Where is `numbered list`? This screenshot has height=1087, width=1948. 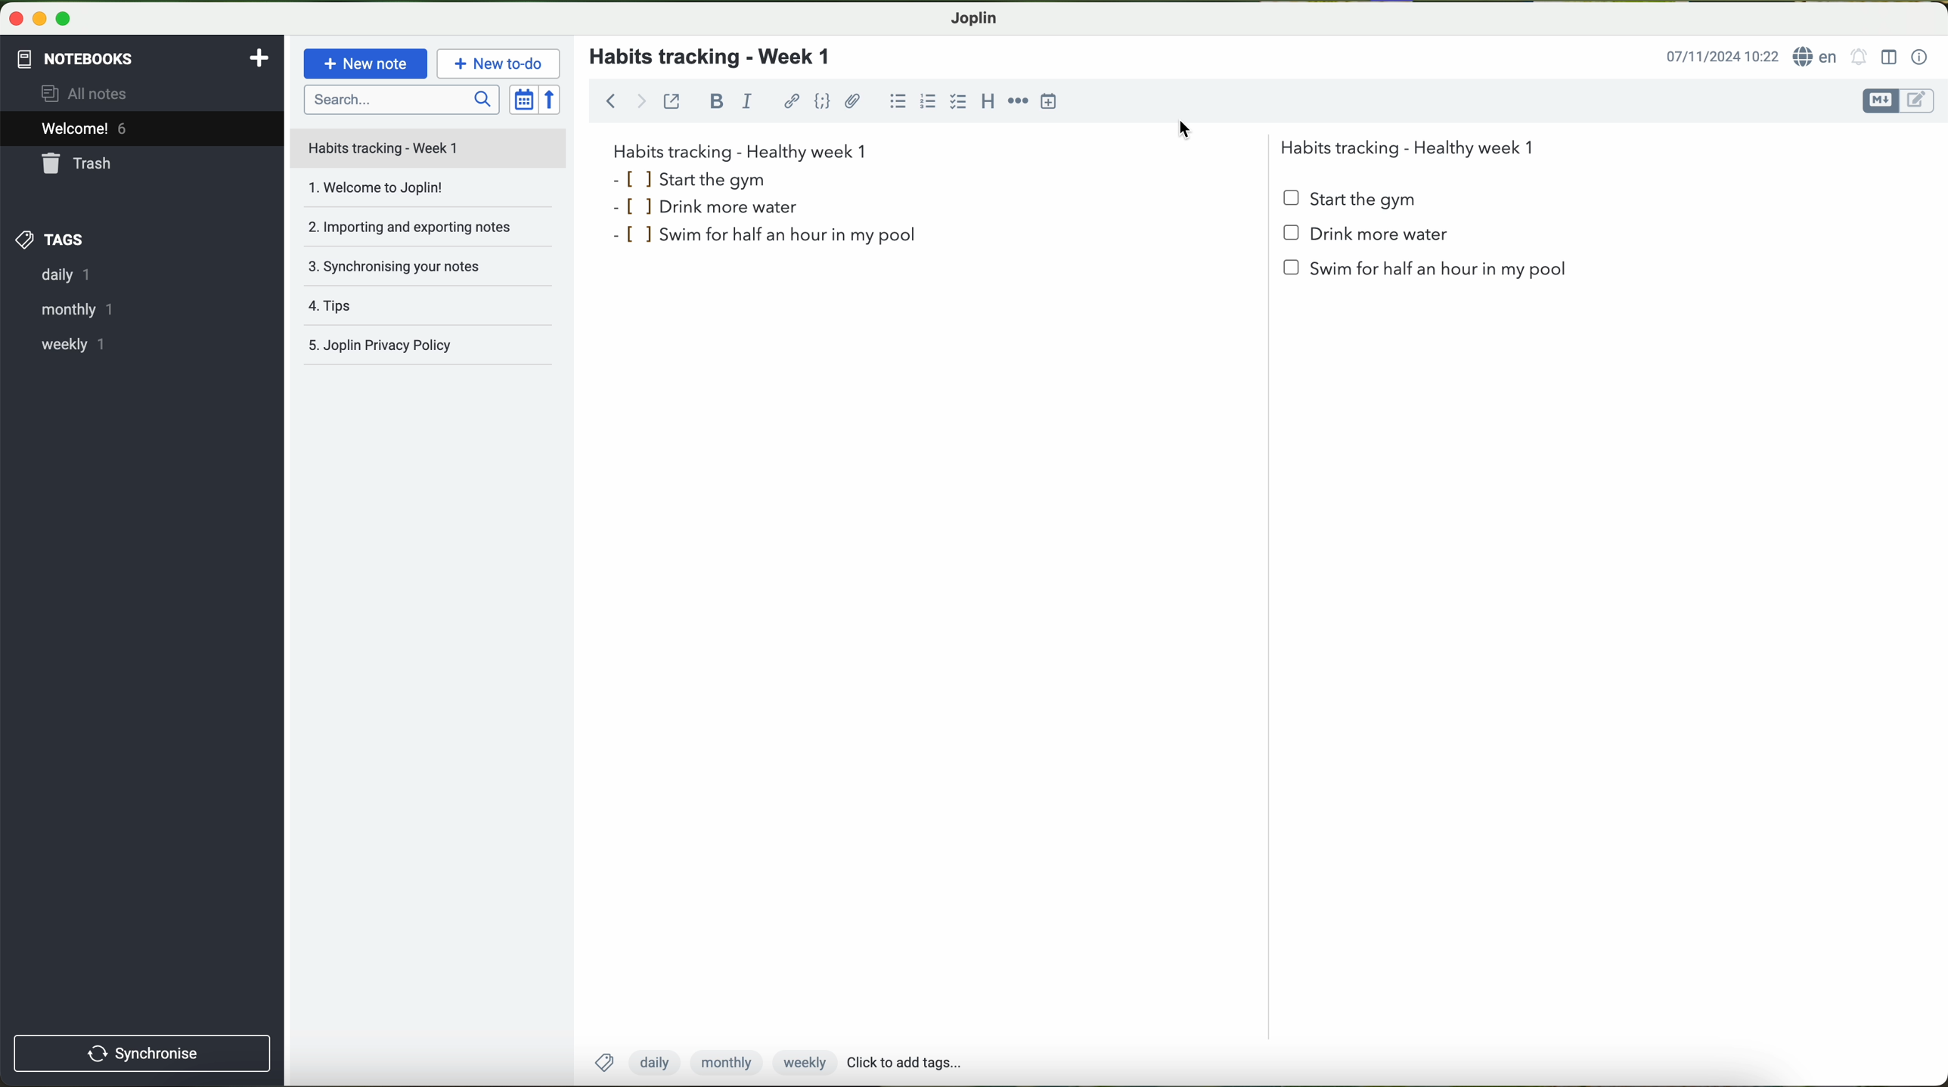 numbered list is located at coordinates (930, 100).